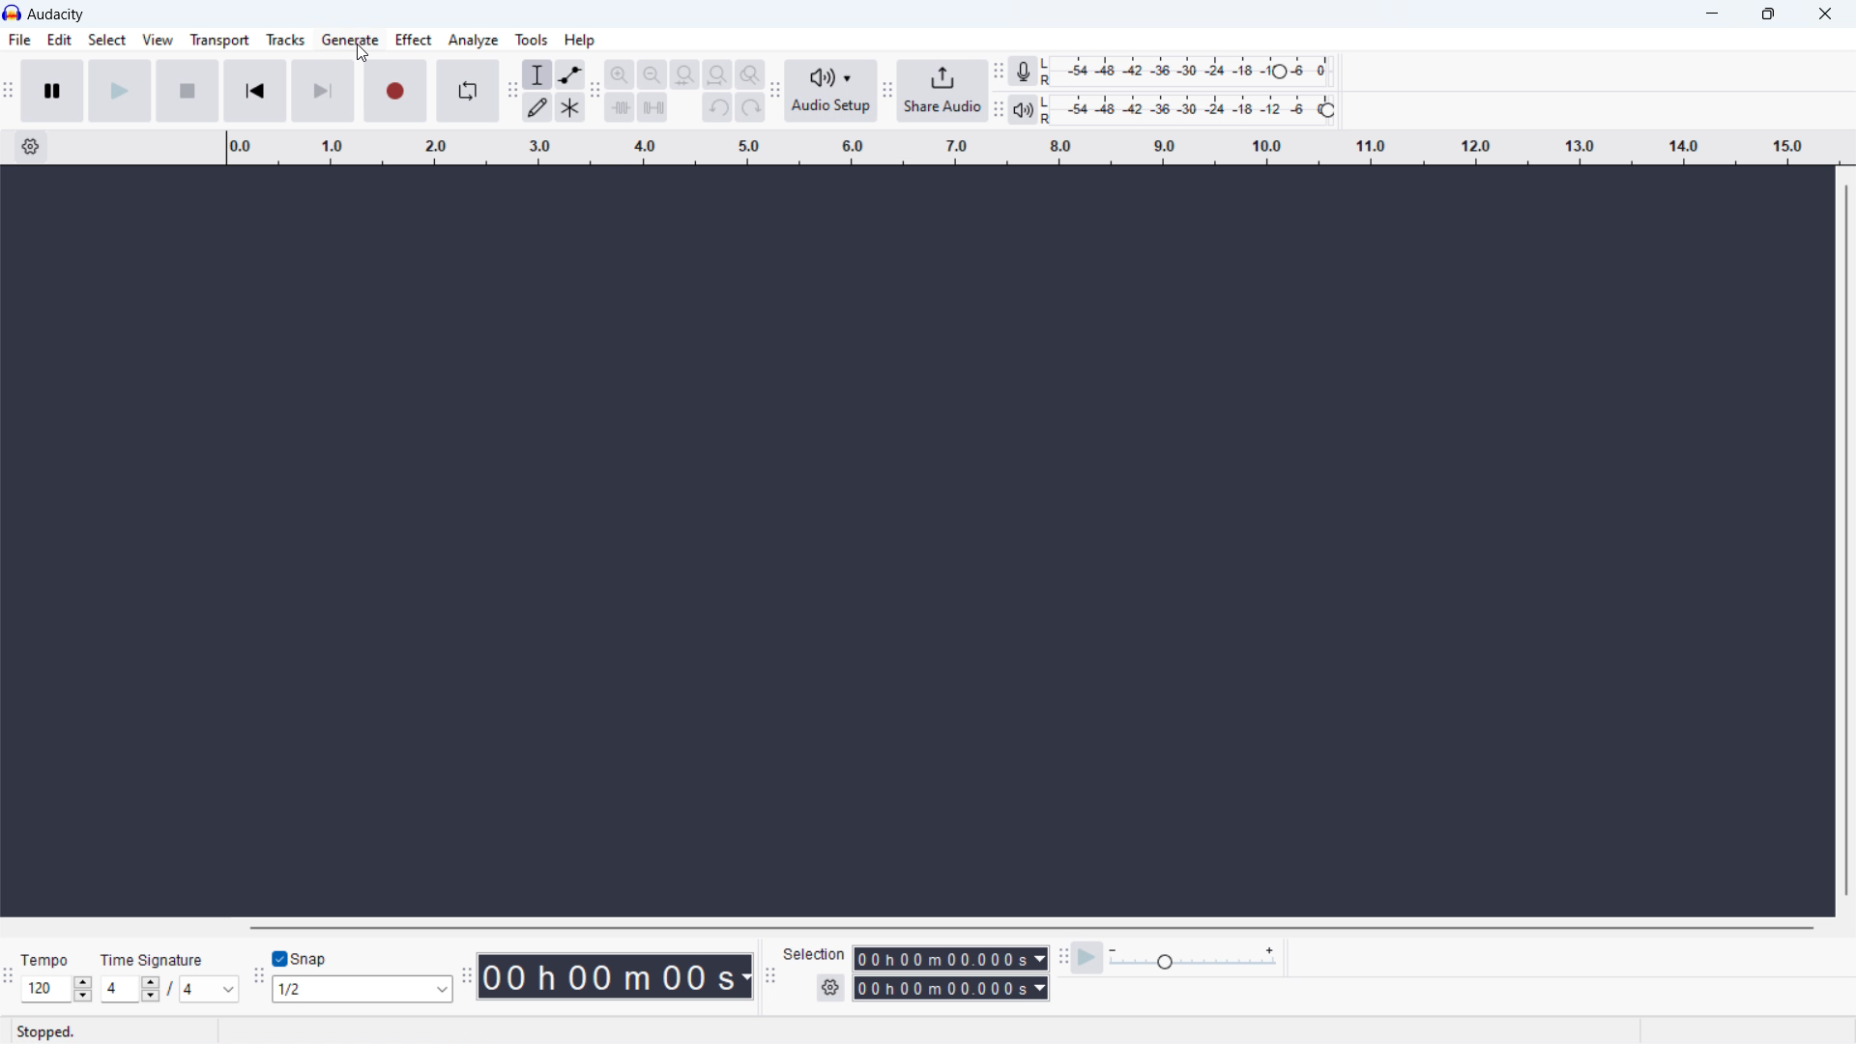 Image resolution: width=1856 pixels, height=1044 pixels. What do you see at coordinates (950, 958) in the screenshot?
I see `start time` at bounding box center [950, 958].